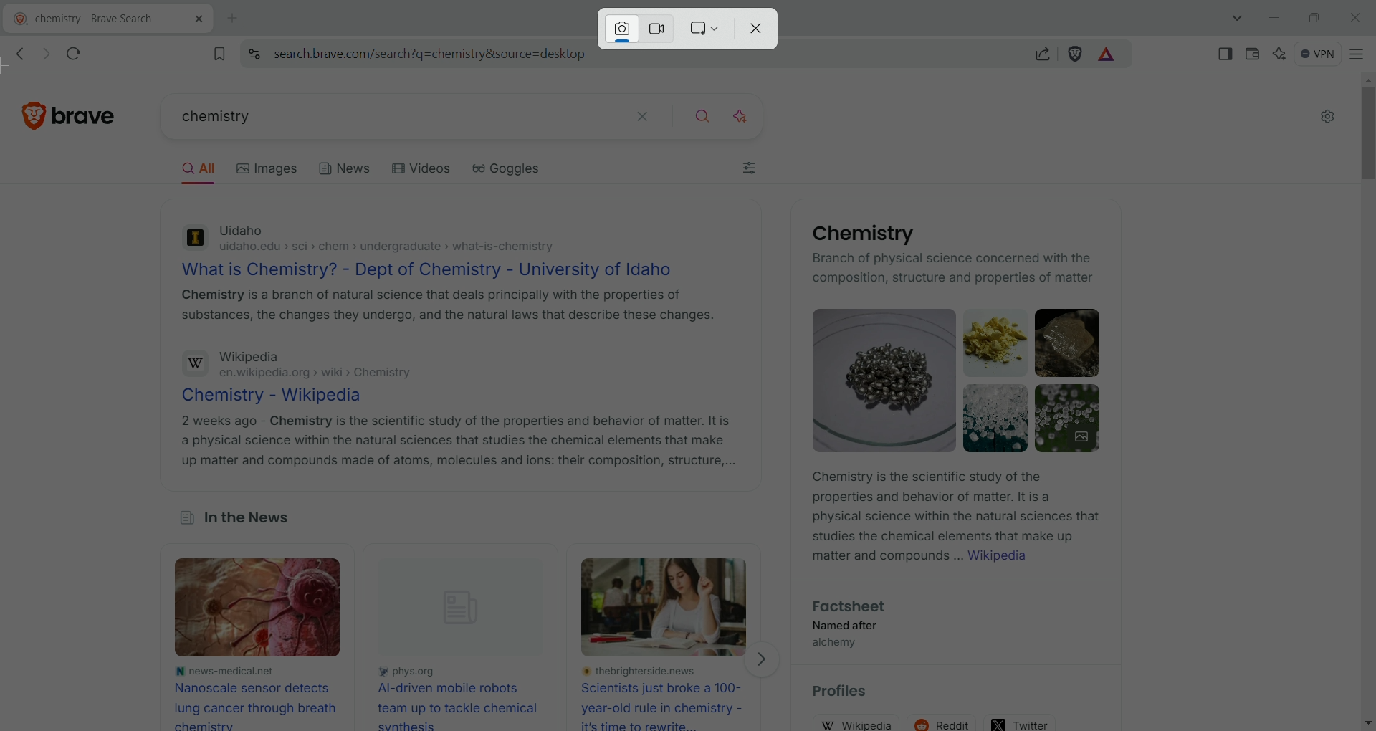 The image size is (1376, 731). What do you see at coordinates (859, 234) in the screenshot?
I see `Chemistry` at bounding box center [859, 234].